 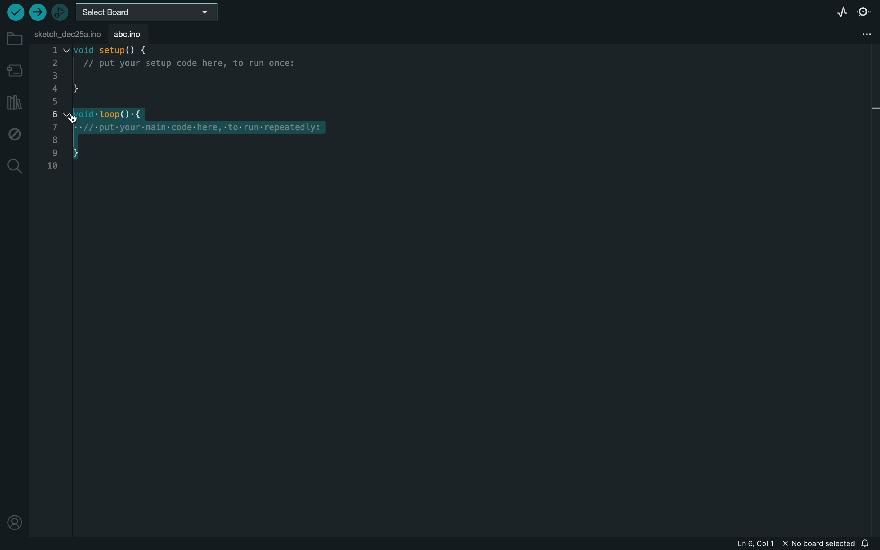 I want to click on folder, so click(x=12, y=39).